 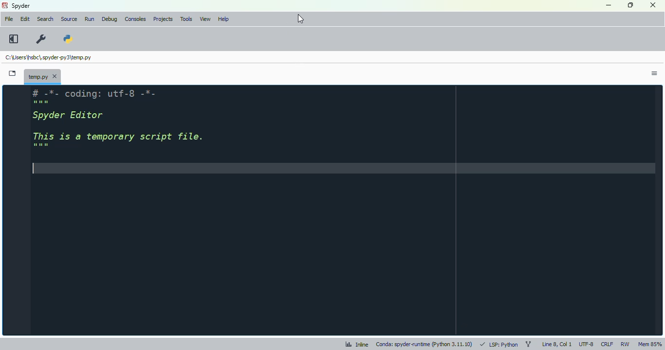 I want to click on minimize, so click(x=610, y=5).